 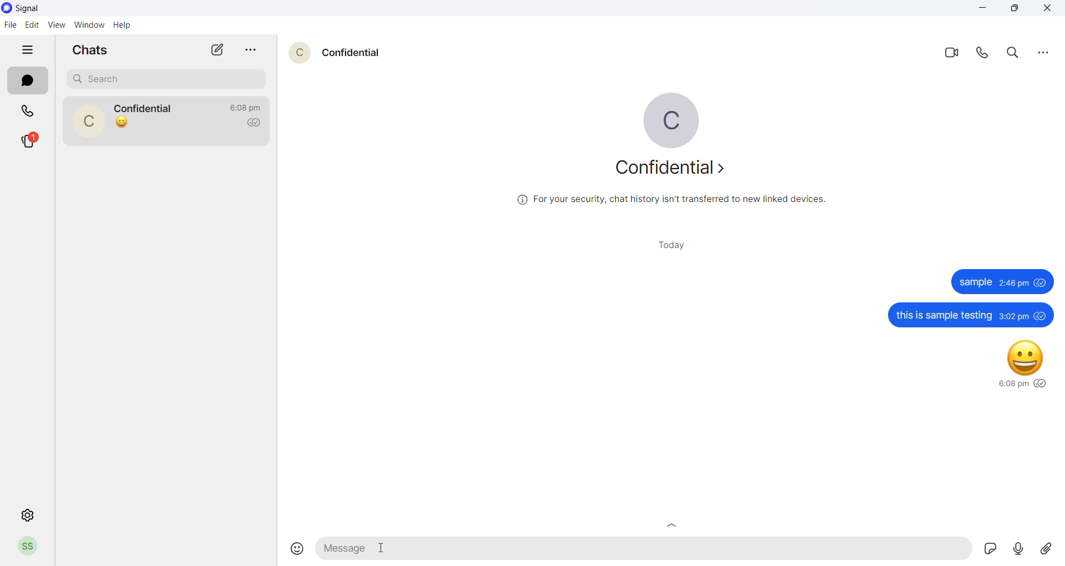 What do you see at coordinates (967, 314) in the screenshot?
I see `this is sample testing` at bounding box center [967, 314].